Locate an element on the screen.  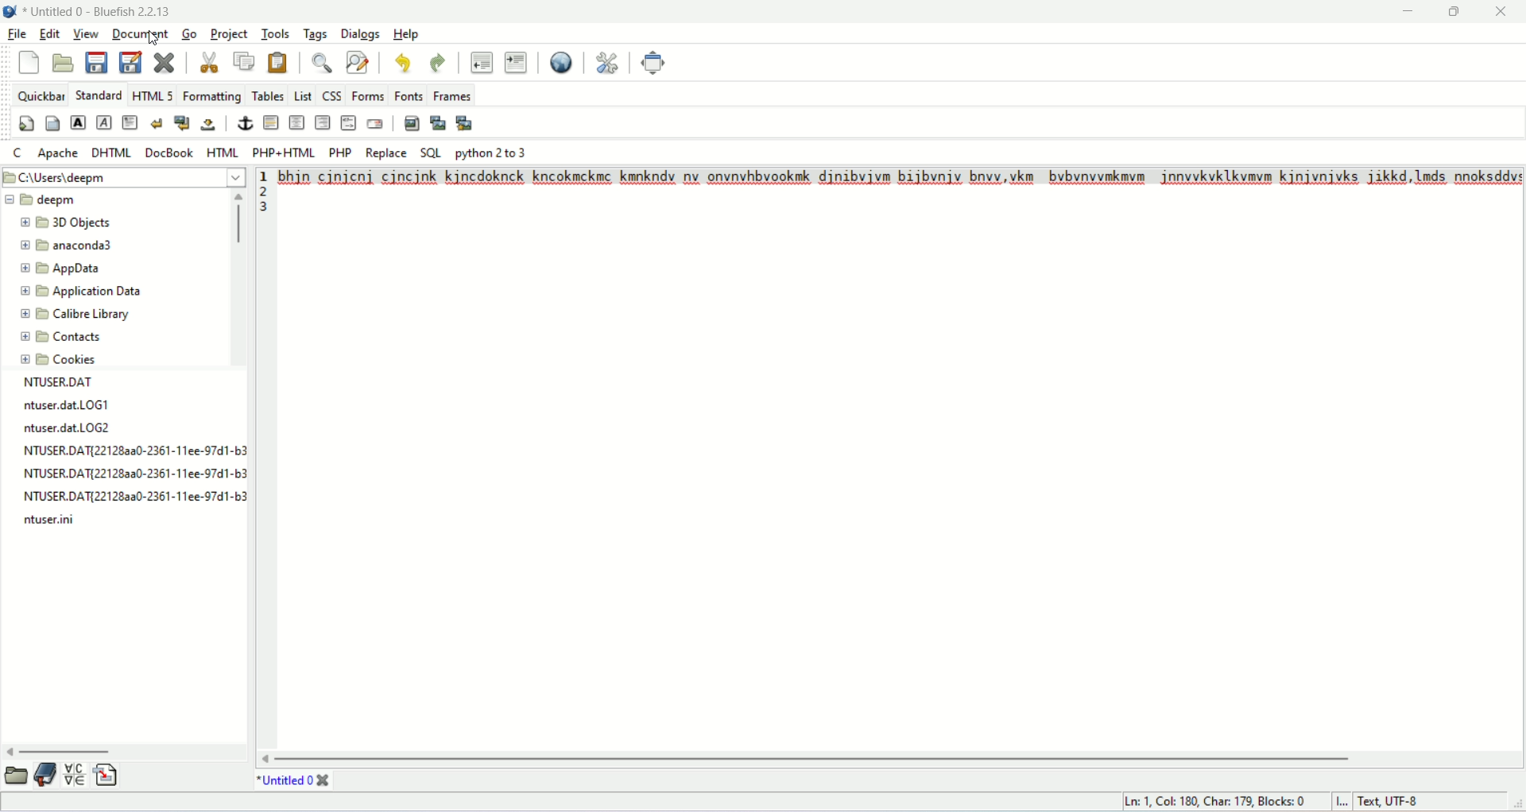
horizontal scroll bar is located at coordinates (891, 757).